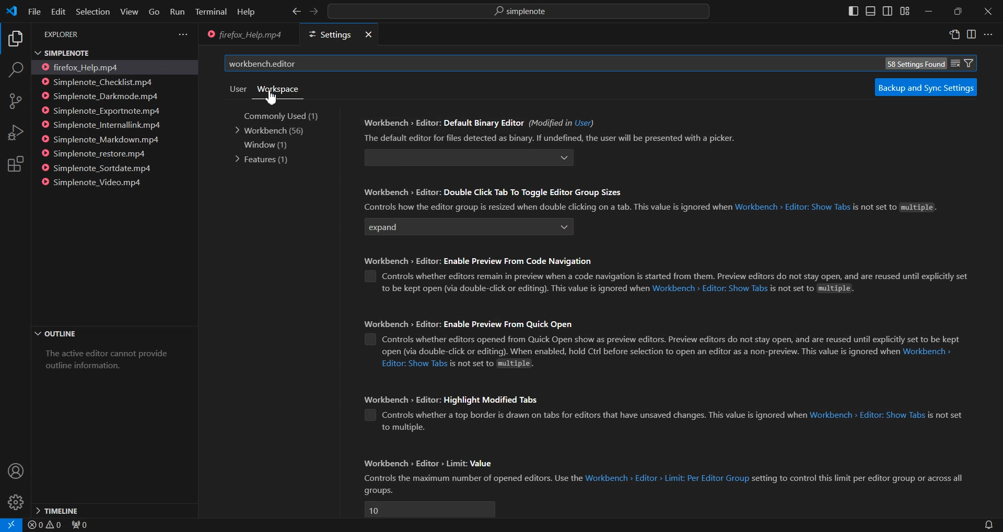 Image resolution: width=1003 pixels, height=532 pixels. What do you see at coordinates (44, 525) in the screenshot?
I see `No Problem` at bounding box center [44, 525].